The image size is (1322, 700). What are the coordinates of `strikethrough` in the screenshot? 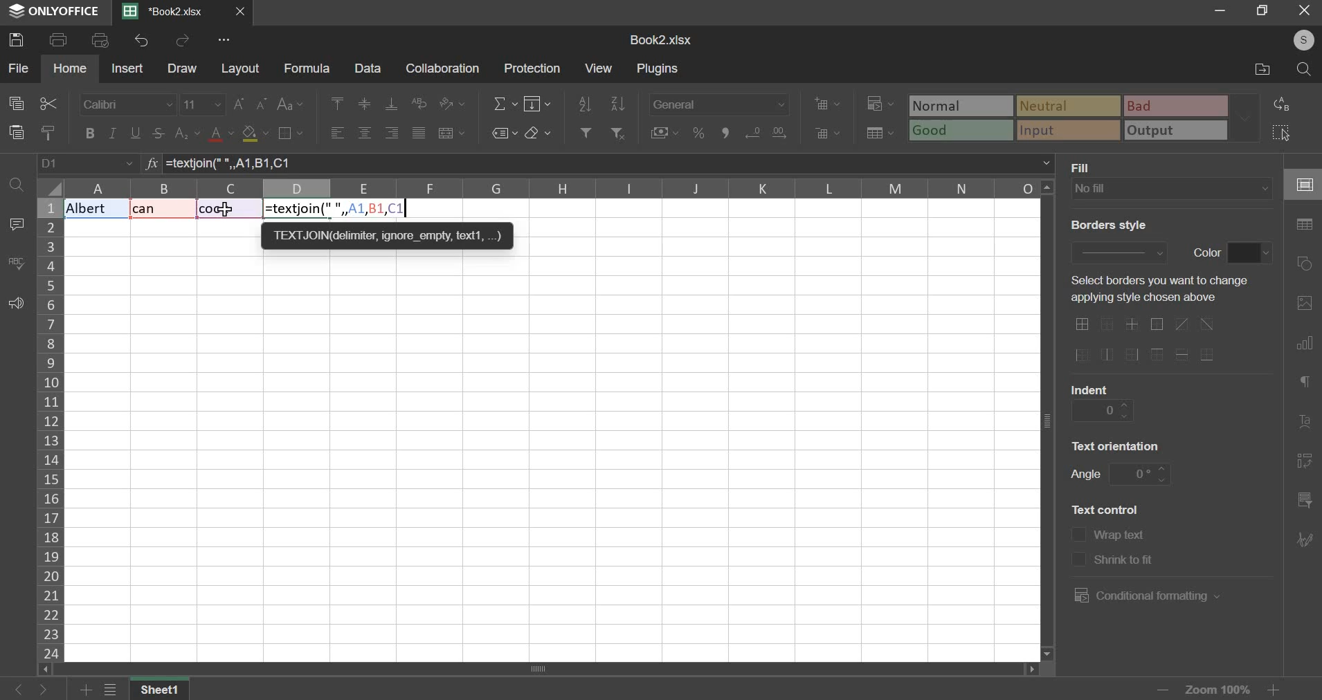 It's located at (157, 133).